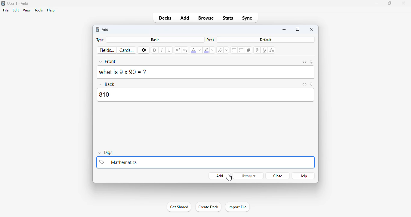 The height and width of the screenshot is (217, 411). Describe the element at coordinates (211, 39) in the screenshot. I see `deck` at that location.